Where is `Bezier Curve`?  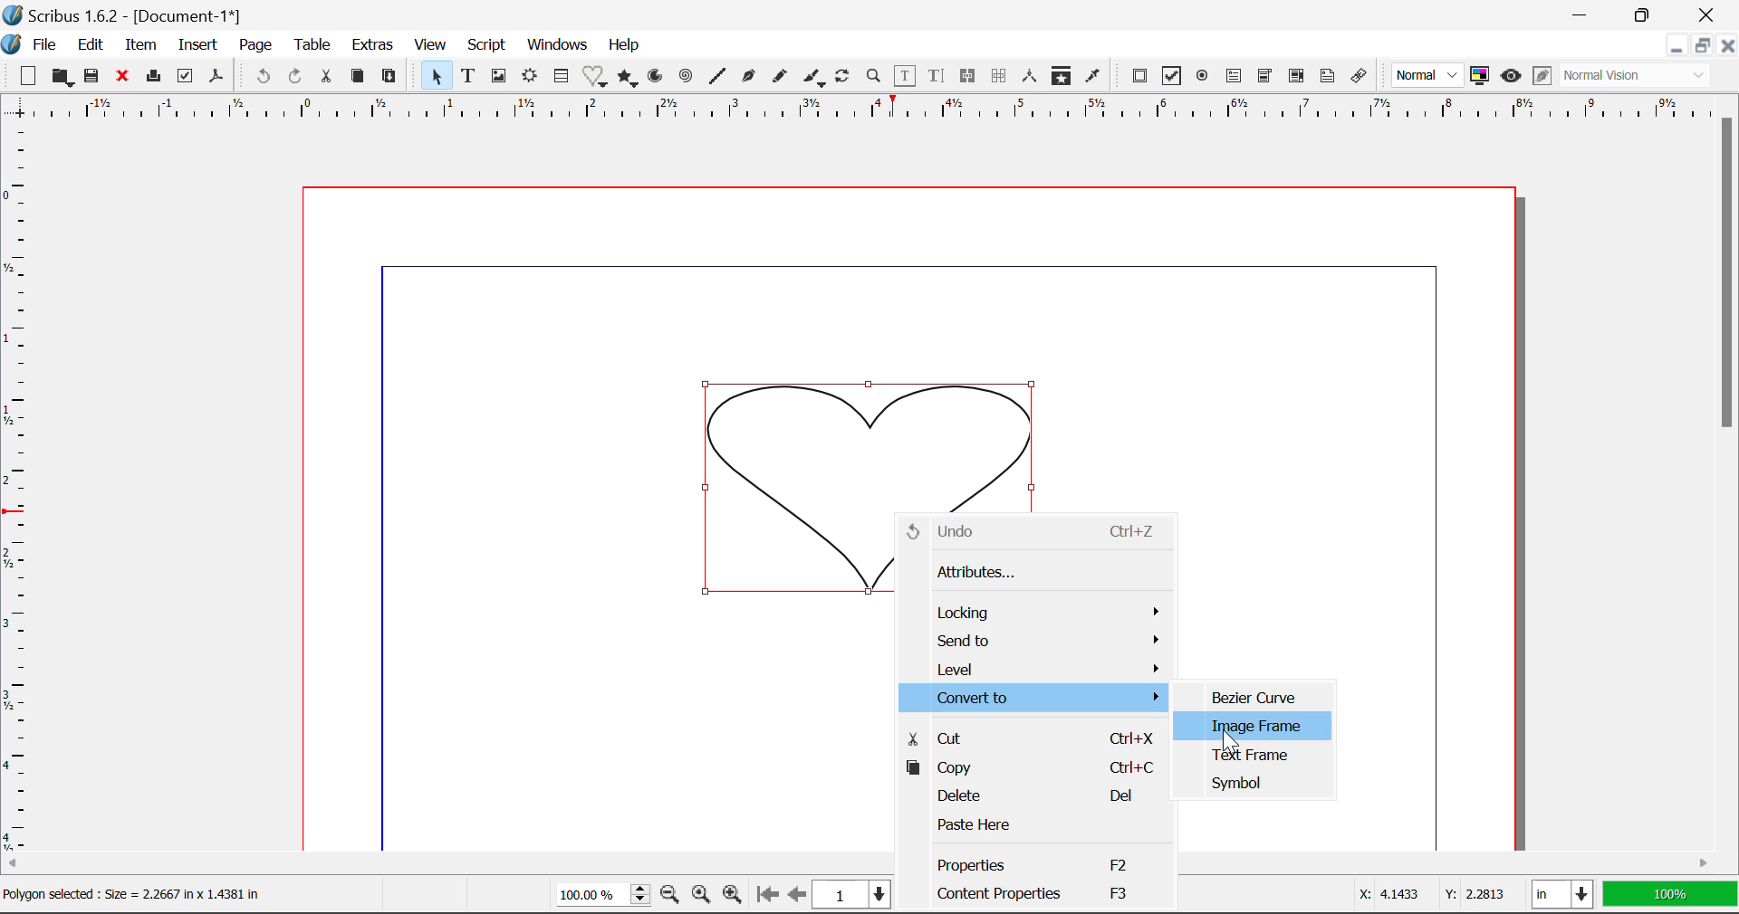 Bezier Curve is located at coordinates (1260, 693).